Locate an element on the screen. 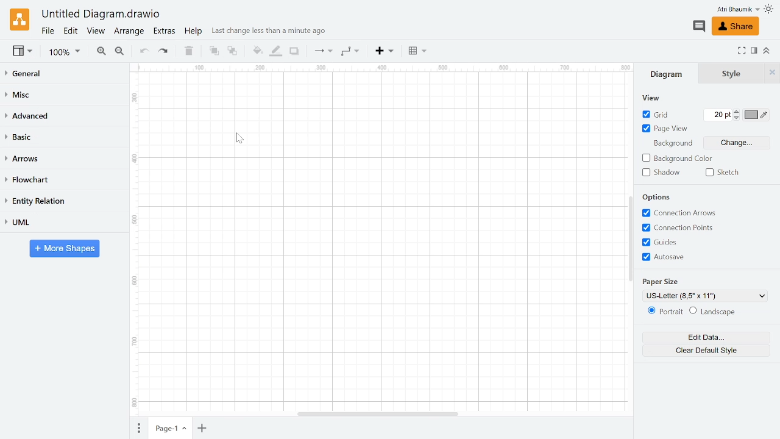 The image size is (780, 439). Flowchart is located at coordinates (63, 179).